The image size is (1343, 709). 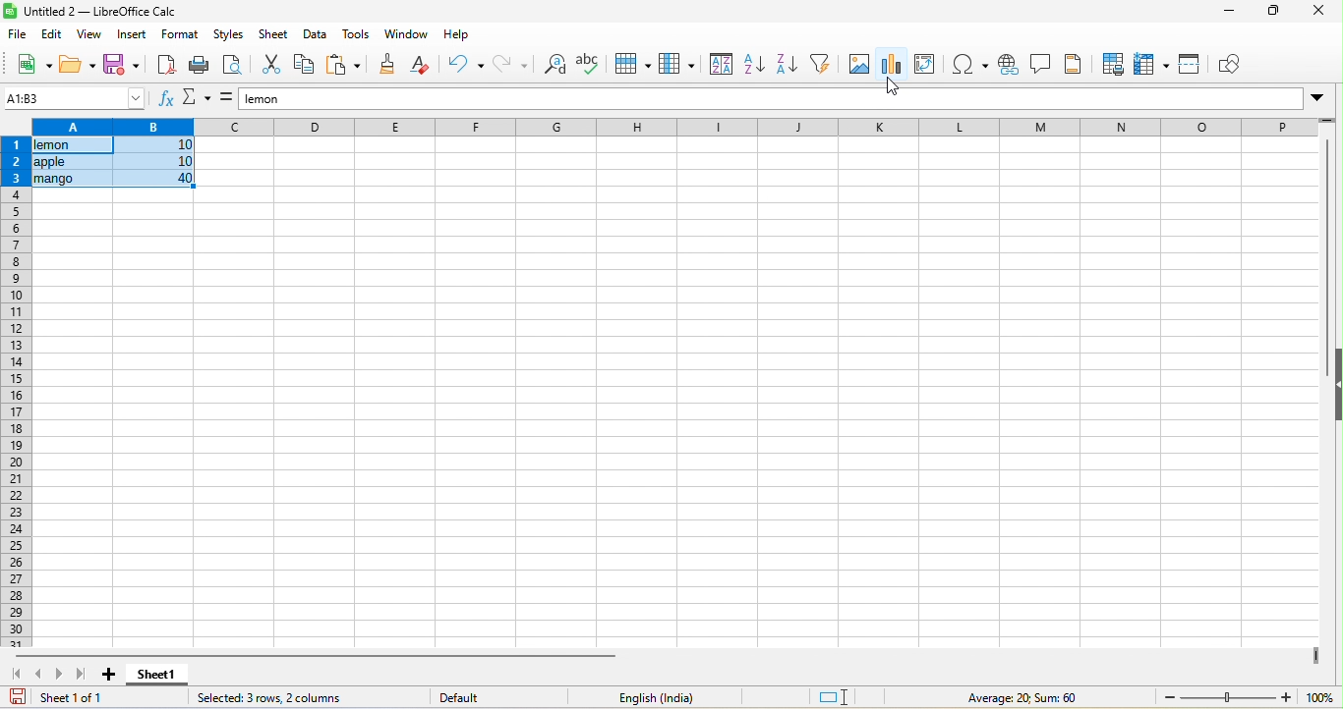 What do you see at coordinates (231, 66) in the screenshot?
I see `print preview` at bounding box center [231, 66].